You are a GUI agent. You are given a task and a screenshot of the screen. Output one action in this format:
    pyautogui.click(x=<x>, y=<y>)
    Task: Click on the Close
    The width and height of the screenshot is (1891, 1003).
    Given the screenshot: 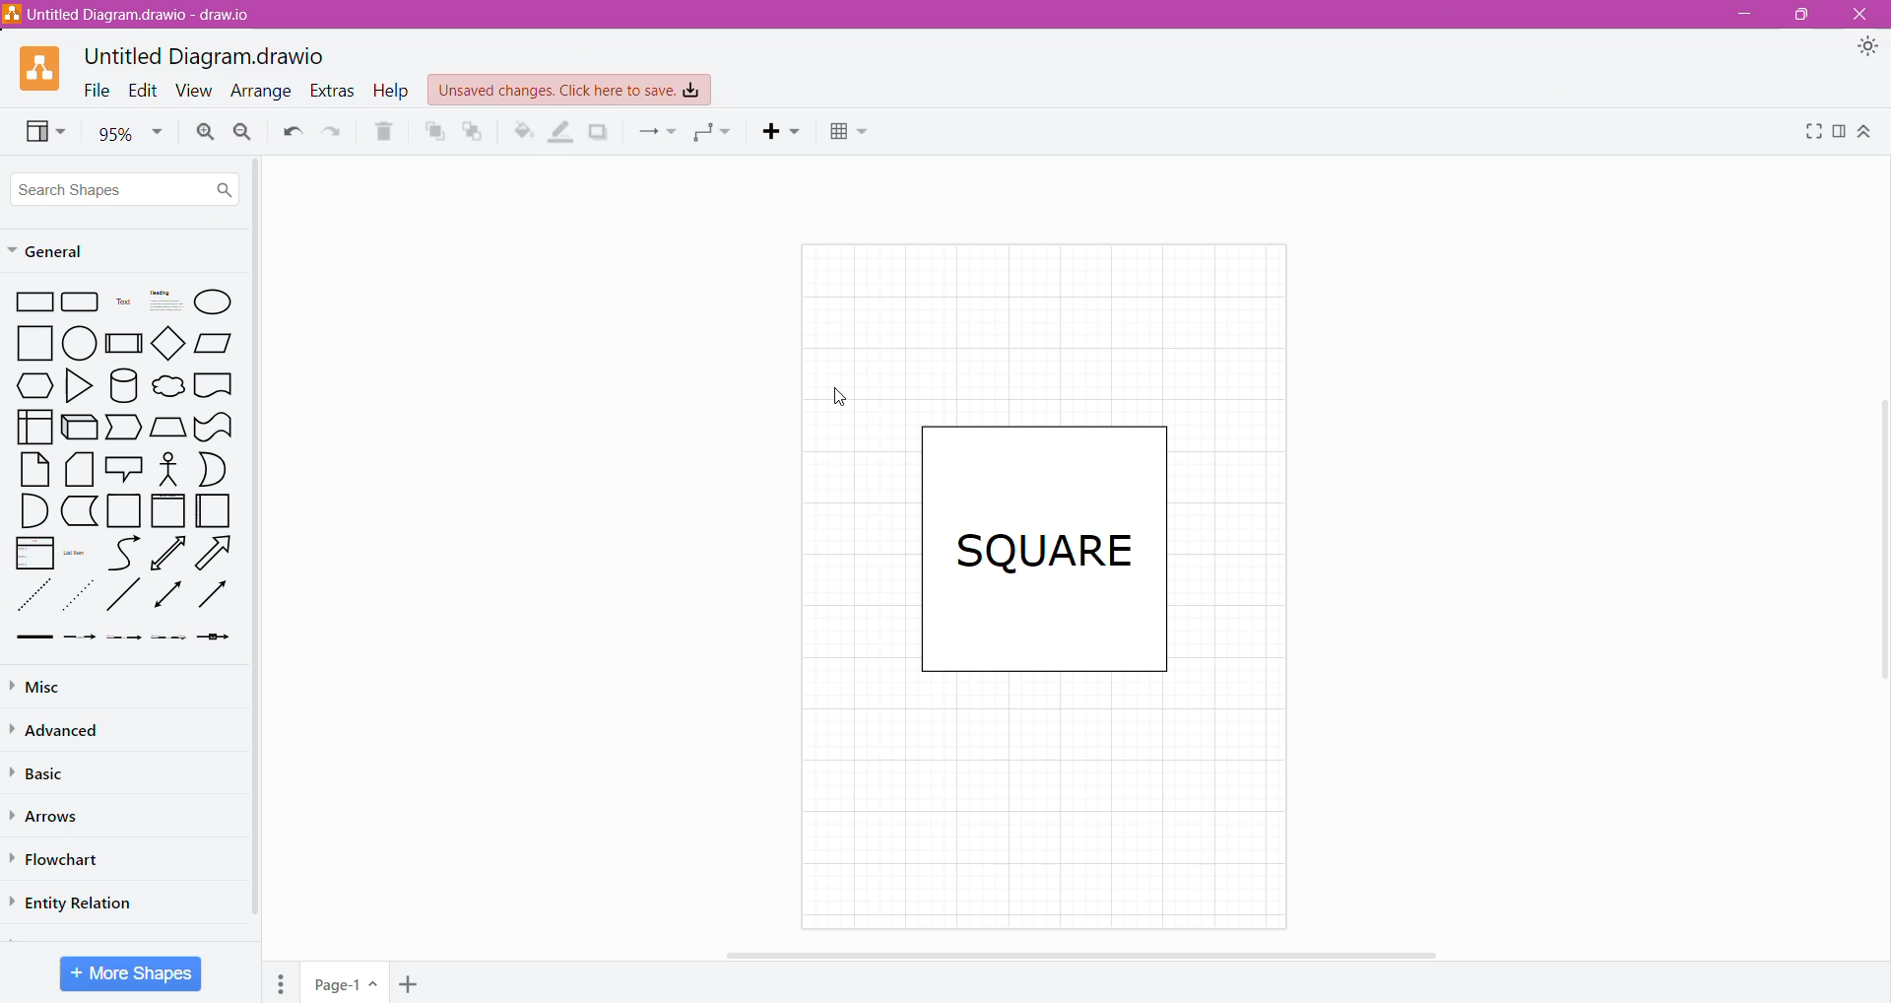 What is the action you would take?
    pyautogui.click(x=1863, y=15)
    